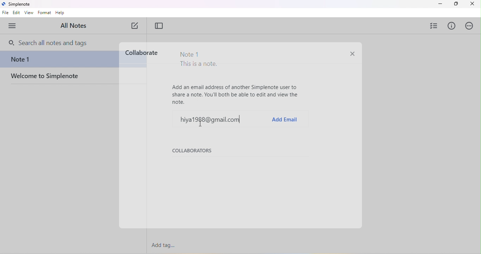 Image resolution: width=481 pixels, height=254 pixels. Describe the element at coordinates (74, 26) in the screenshot. I see `all notes` at that location.